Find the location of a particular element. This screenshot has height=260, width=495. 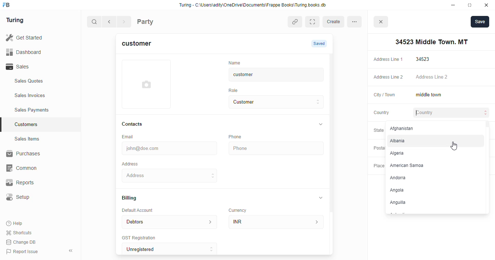

Setup is located at coordinates (37, 197).